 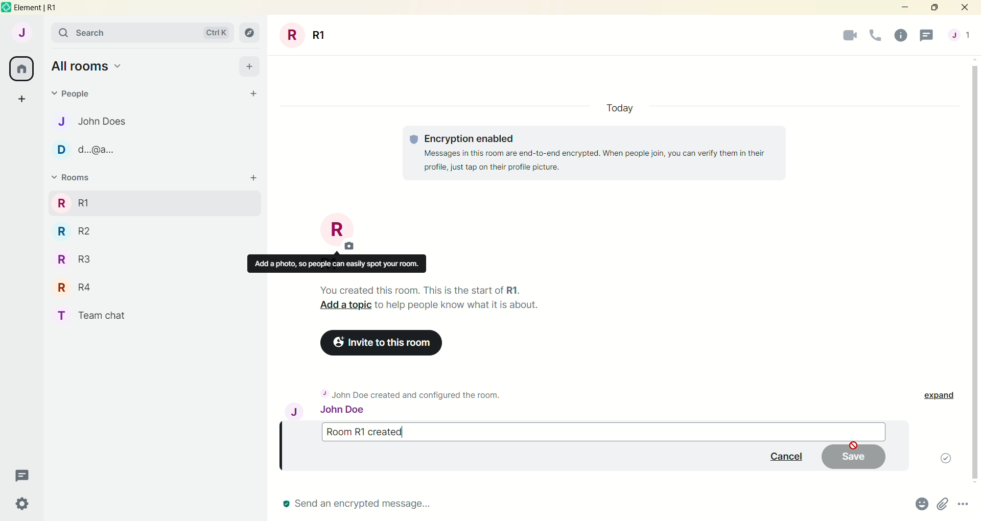 What do you see at coordinates (89, 230) in the screenshot?
I see `R R2` at bounding box center [89, 230].